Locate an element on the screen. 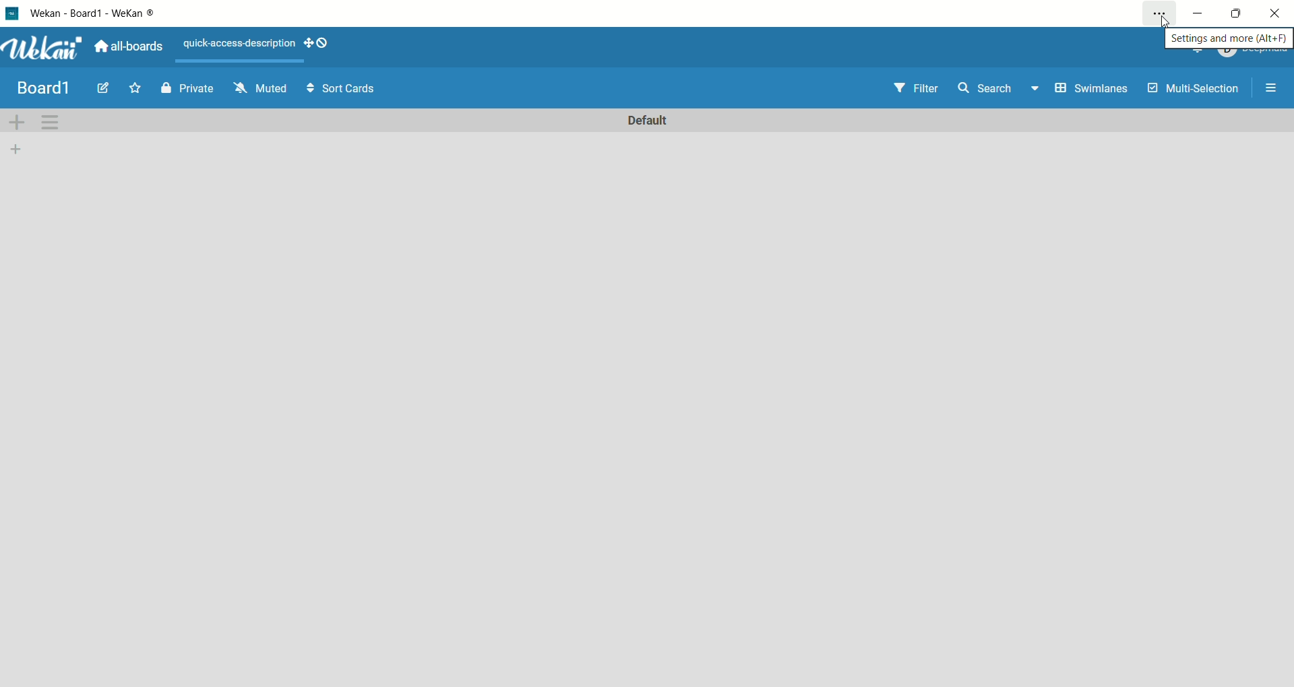 The width and height of the screenshot is (1294, 687). show-desktop-drag-handles is located at coordinates (306, 40).